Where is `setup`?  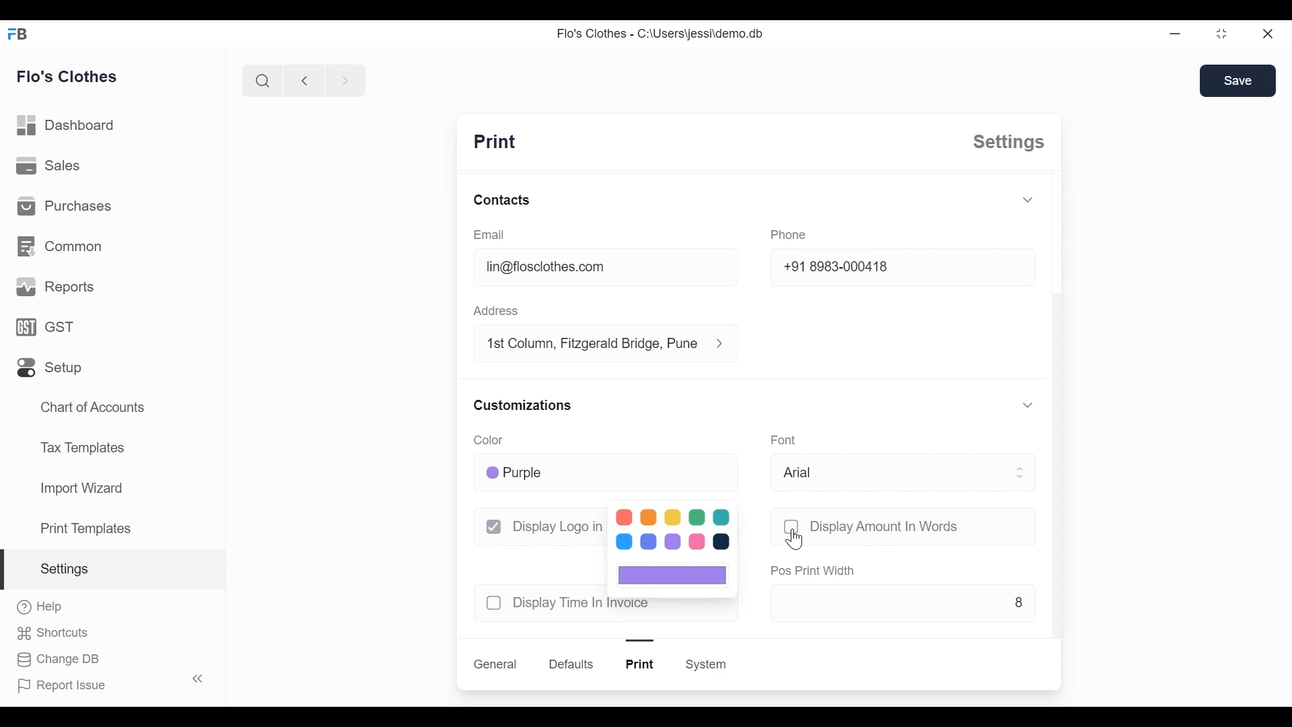
setup is located at coordinates (50, 368).